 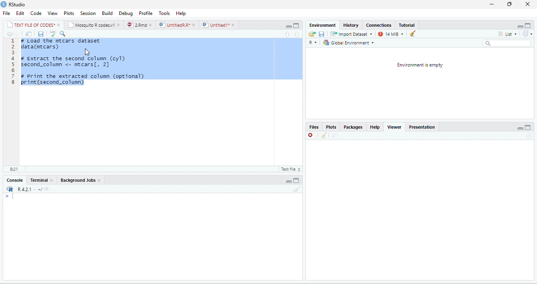 What do you see at coordinates (412, 33) in the screenshot?
I see `clear` at bounding box center [412, 33].